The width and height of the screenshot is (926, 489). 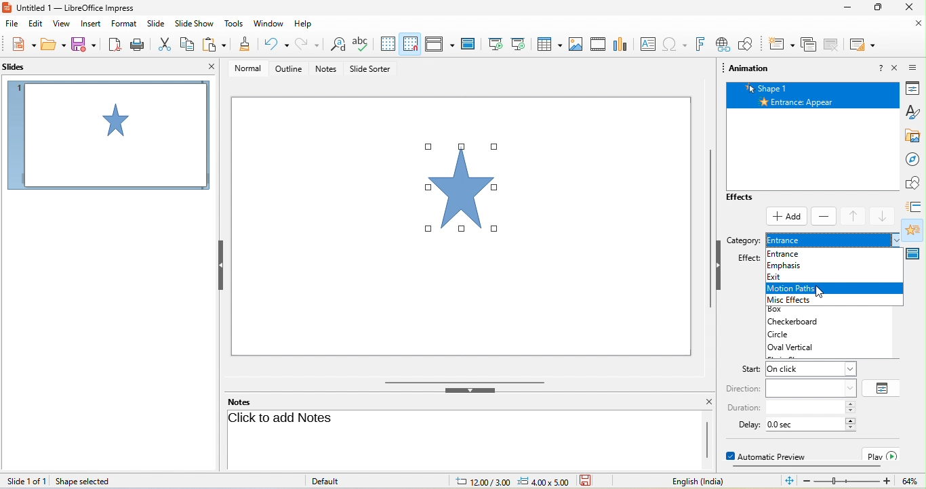 What do you see at coordinates (786, 310) in the screenshot?
I see `box` at bounding box center [786, 310].